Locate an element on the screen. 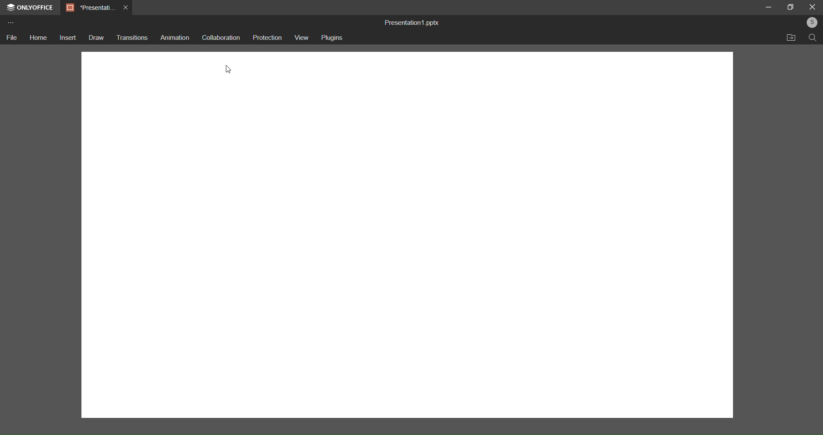  close is located at coordinates (812, 7).